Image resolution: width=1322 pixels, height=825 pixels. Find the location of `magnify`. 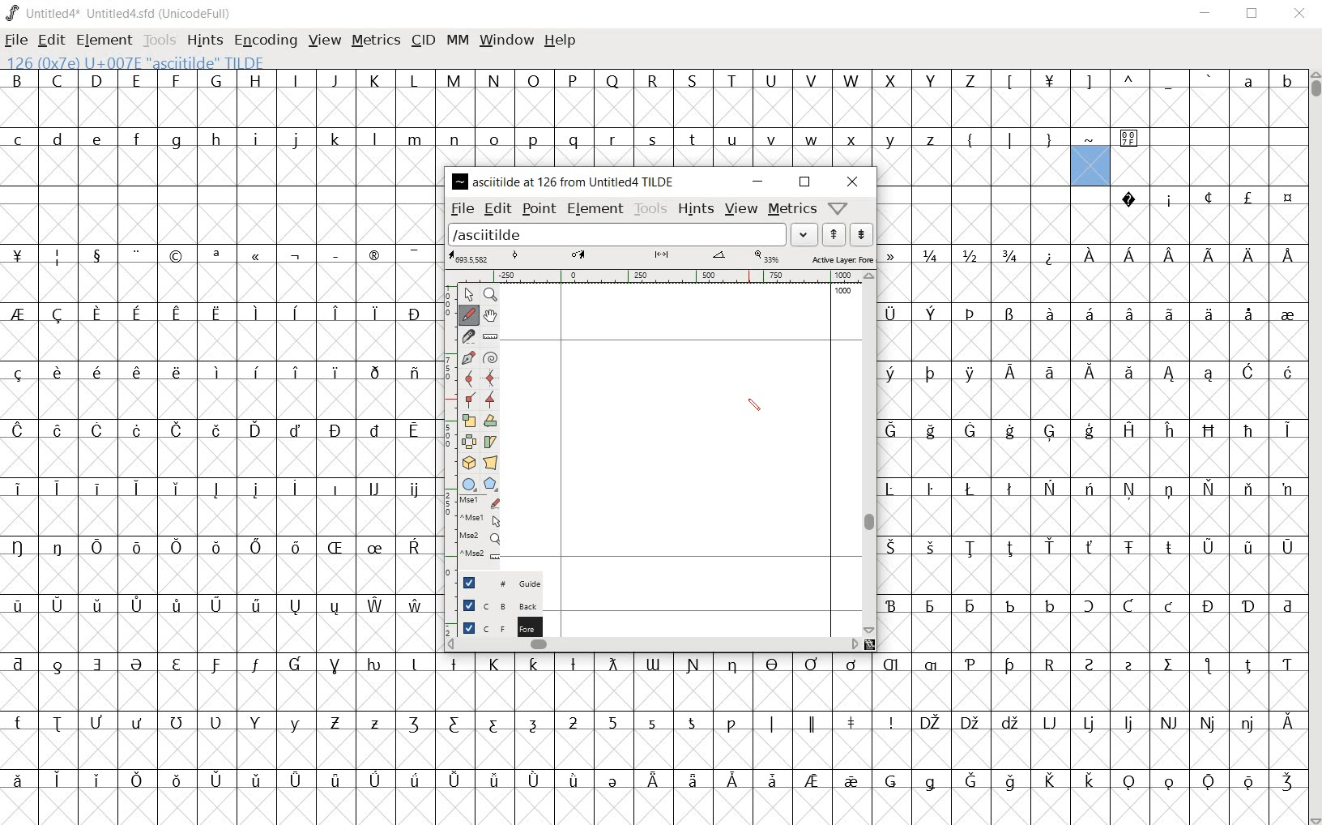

magnify is located at coordinates (493, 295).